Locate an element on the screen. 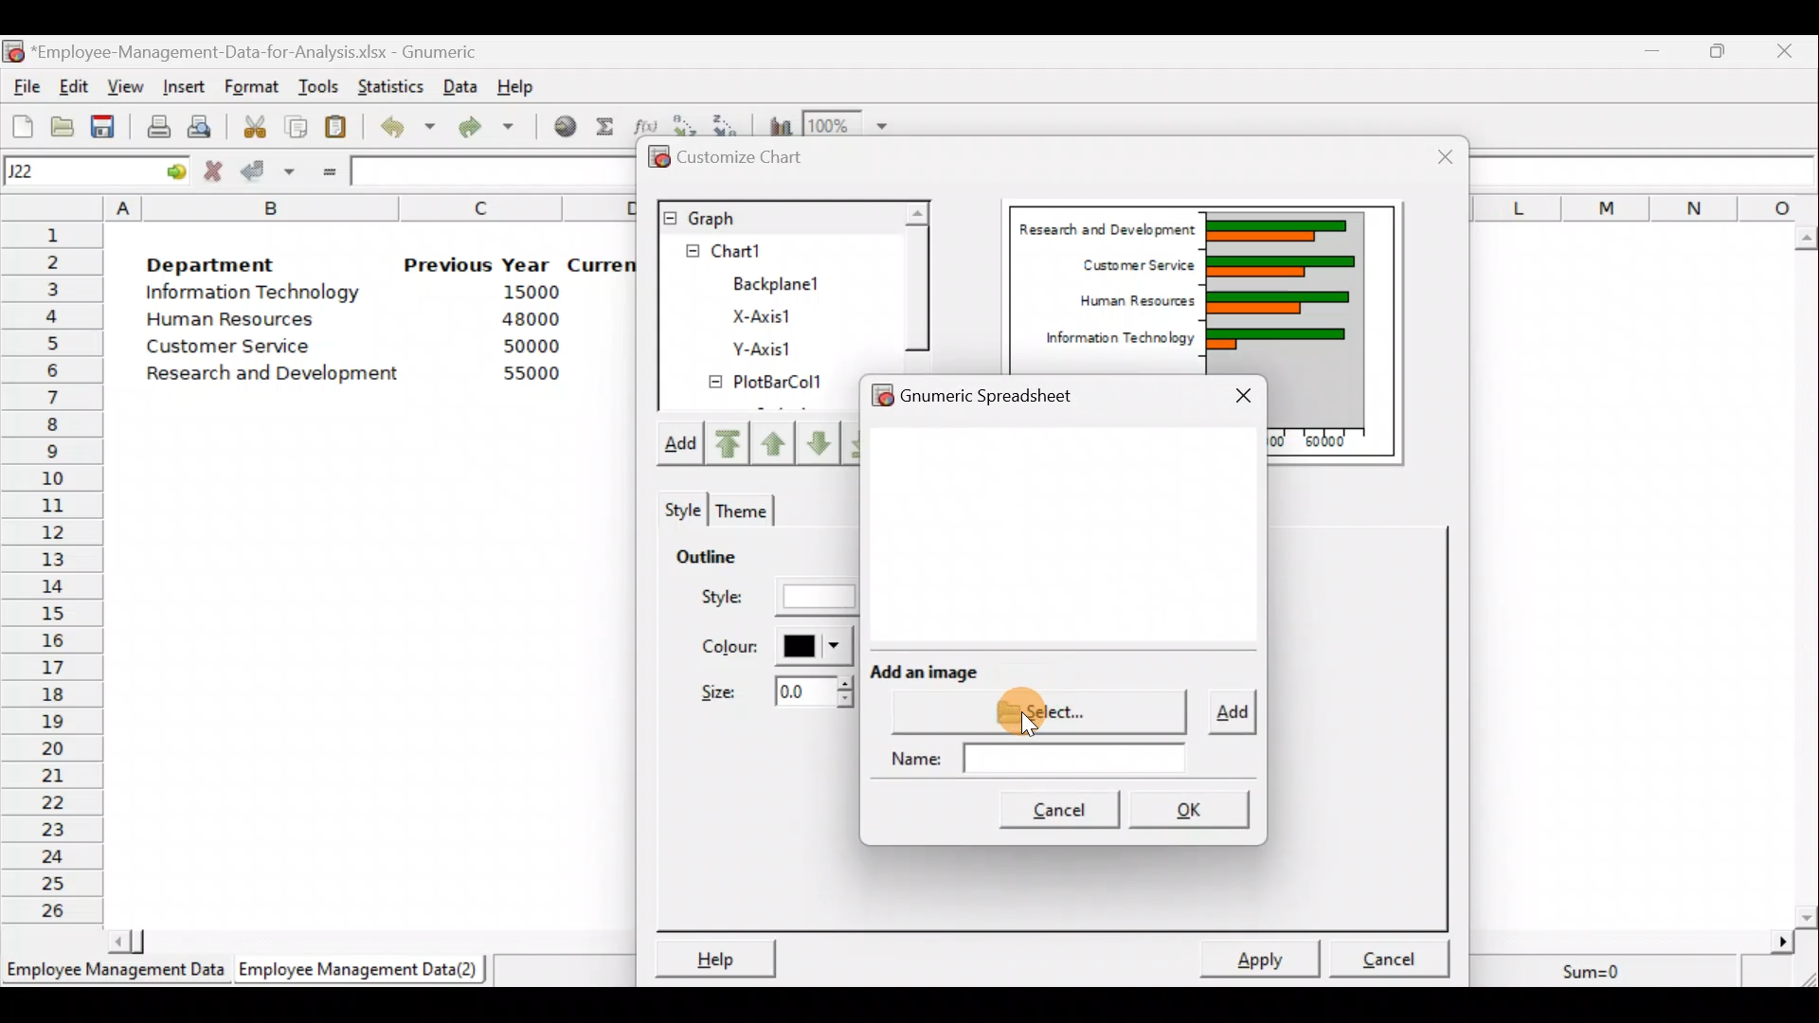 The width and height of the screenshot is (1819, 1023). Move up is located at coordinates (775, 440).